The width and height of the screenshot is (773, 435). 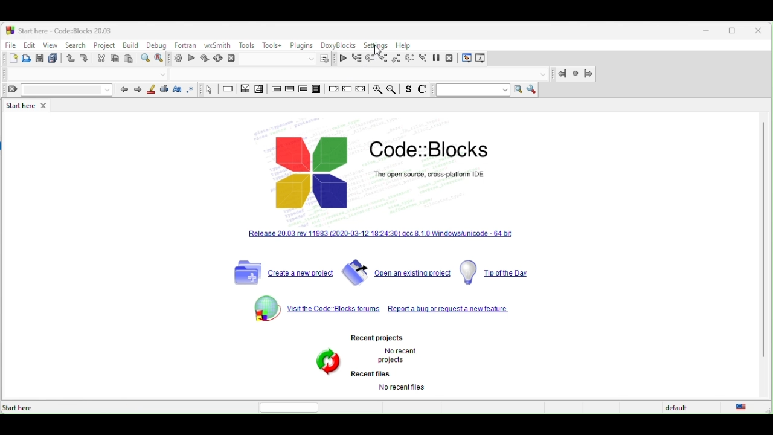 I want to click on zoom out, so click(x=392, y=90).